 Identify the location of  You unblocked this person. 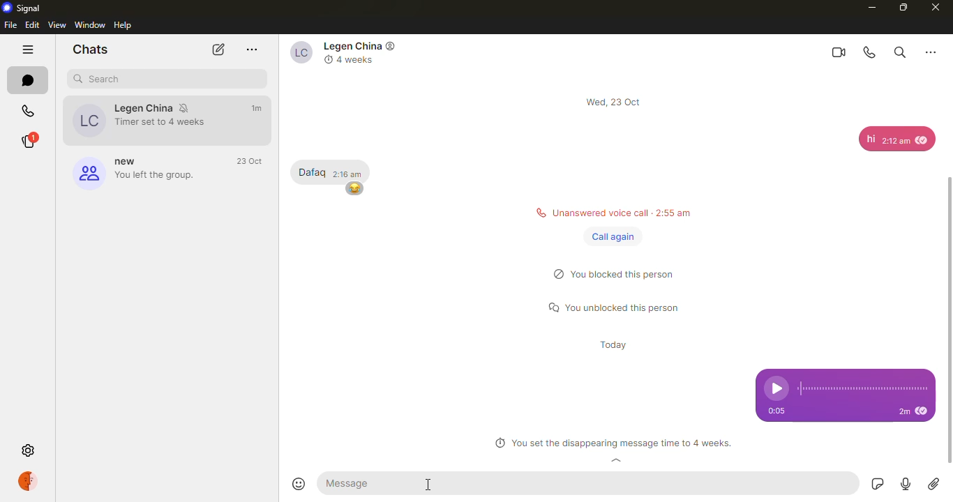
(619, 308).